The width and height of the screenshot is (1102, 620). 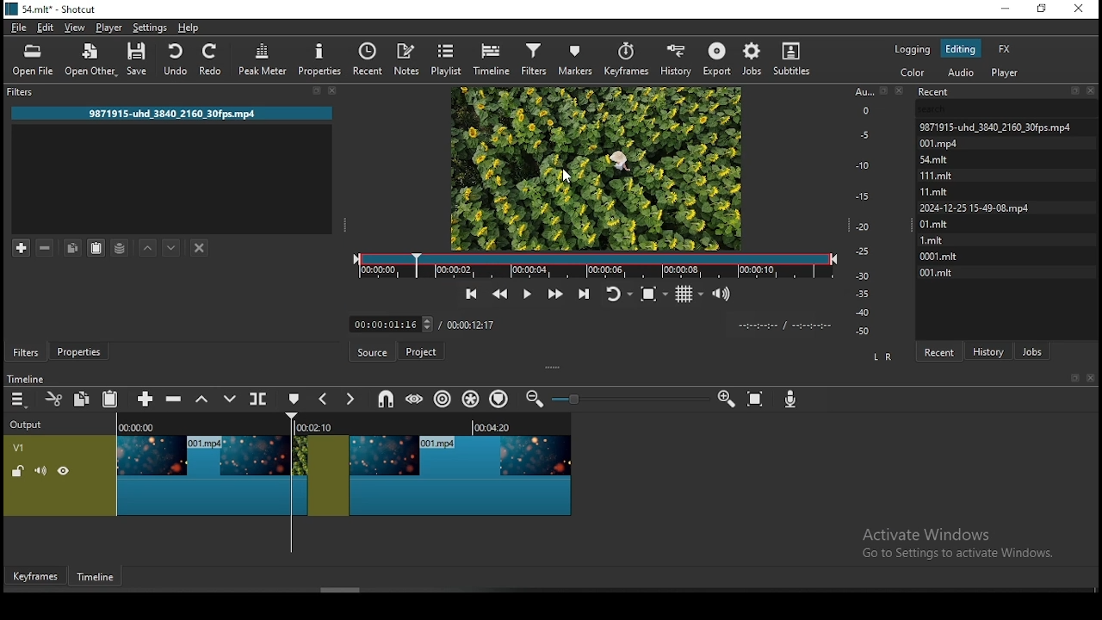 I want to click on copy, so click(x=72, y=248).